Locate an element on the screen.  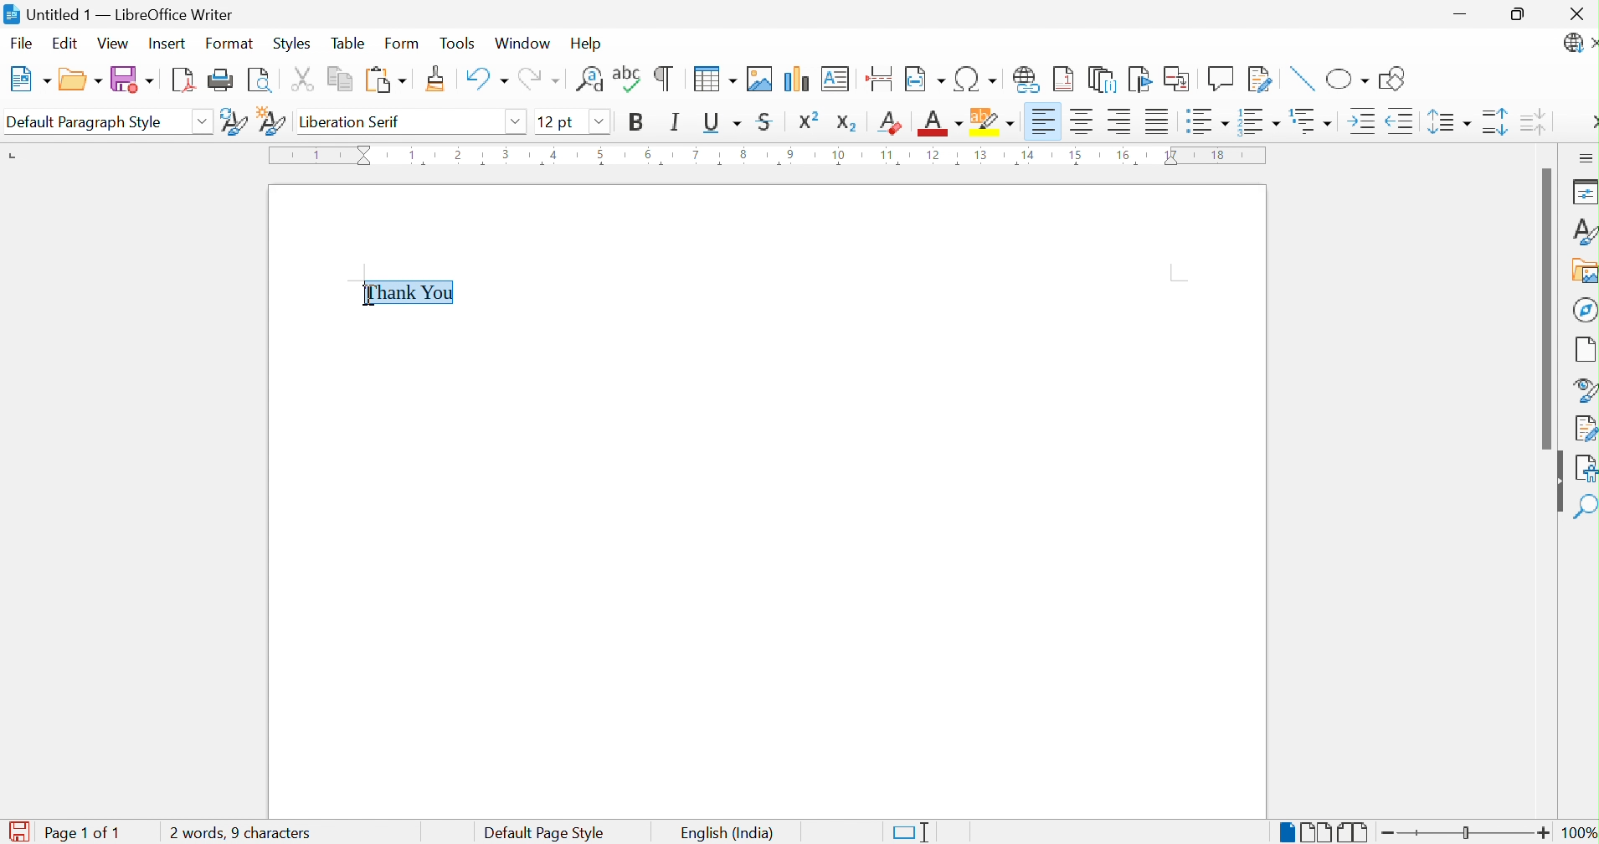
Scroll Bar is located at coordinates (1541, 308).